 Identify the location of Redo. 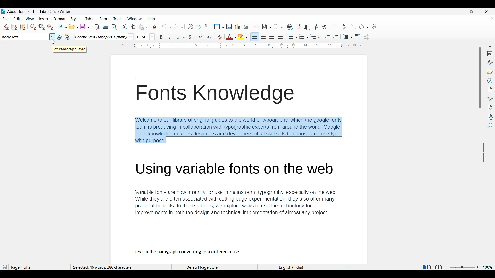
(178, 27).